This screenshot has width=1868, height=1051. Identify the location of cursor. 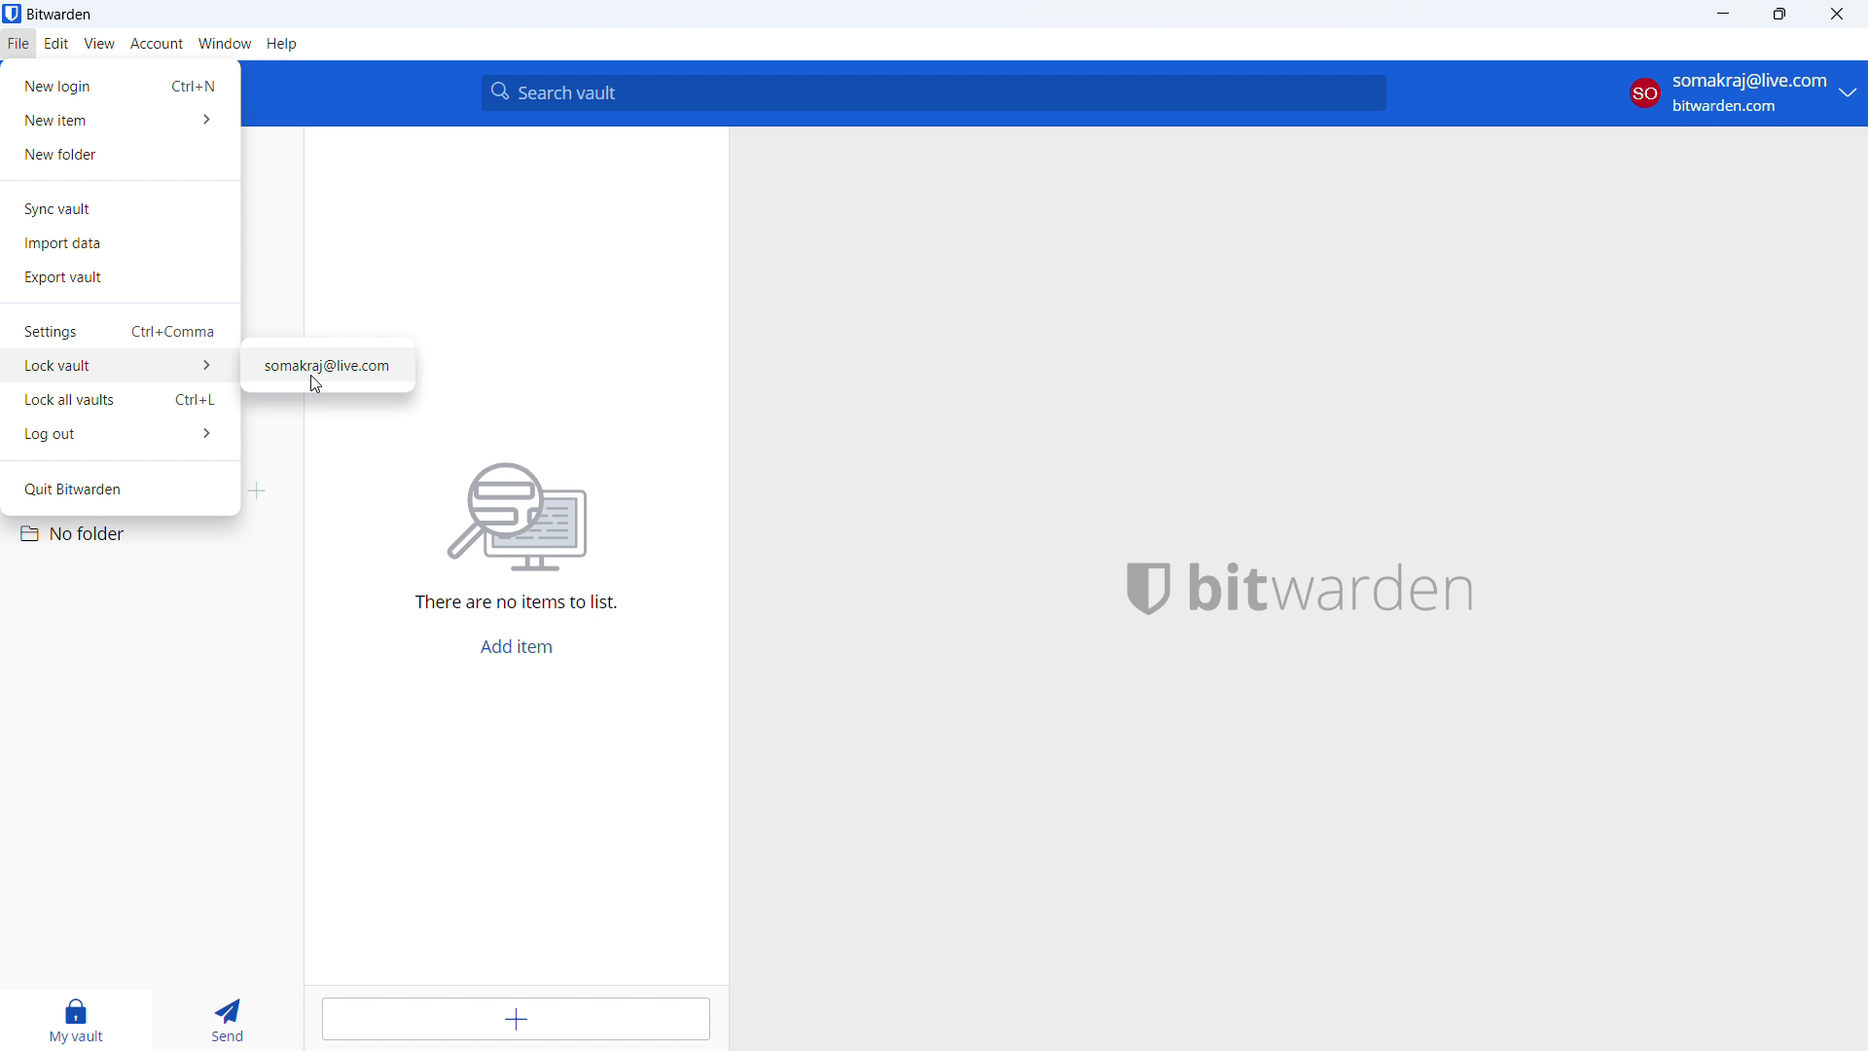
(316, 386).